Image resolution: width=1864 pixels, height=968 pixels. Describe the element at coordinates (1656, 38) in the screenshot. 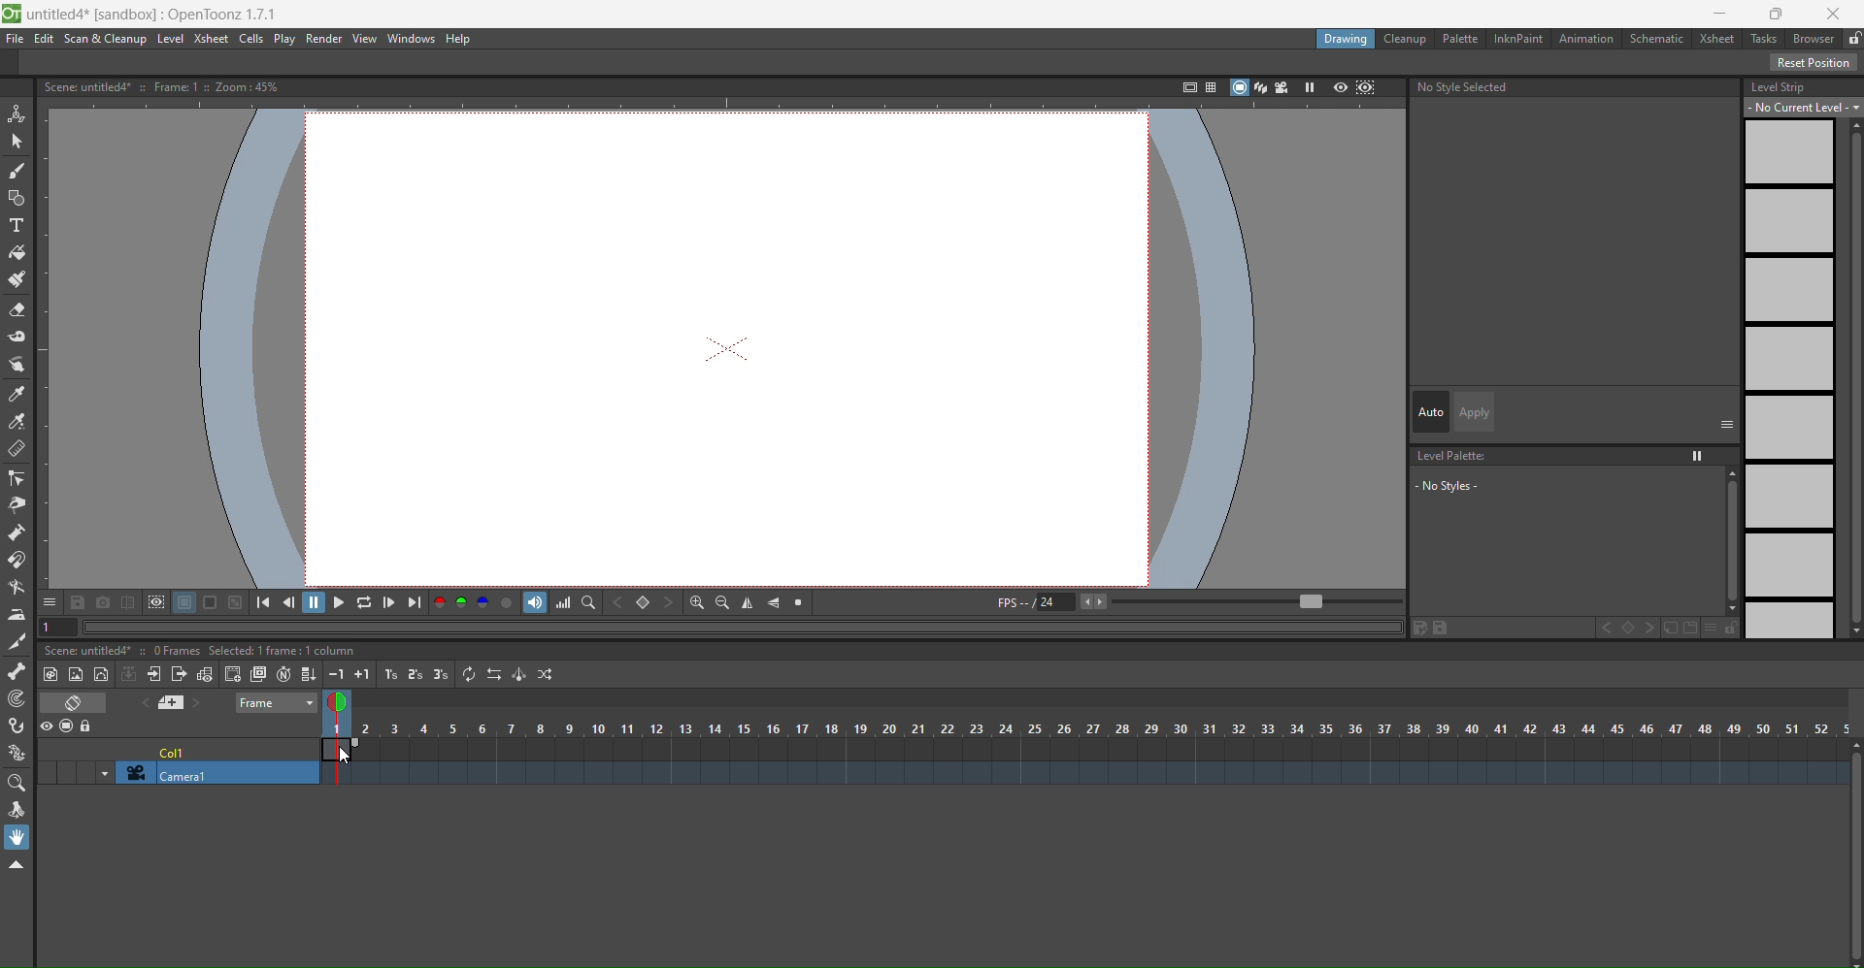

I see `schematic` at that location.